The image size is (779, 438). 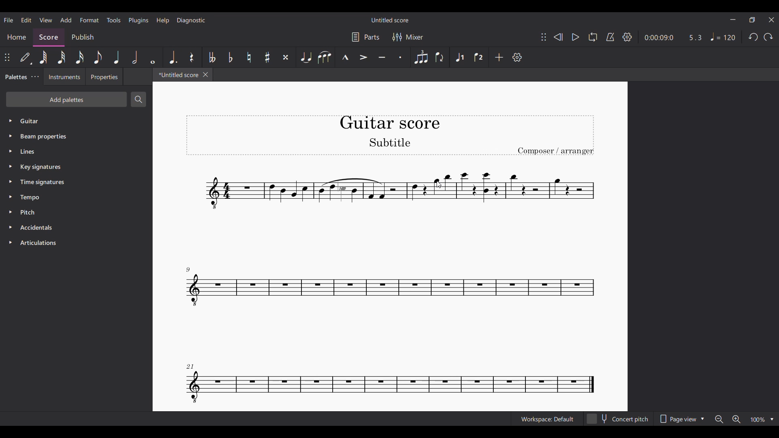 What do you see at coordinates (722, 36) in the screenshot?
I see `Tempo` at bounding box center [722, 36].